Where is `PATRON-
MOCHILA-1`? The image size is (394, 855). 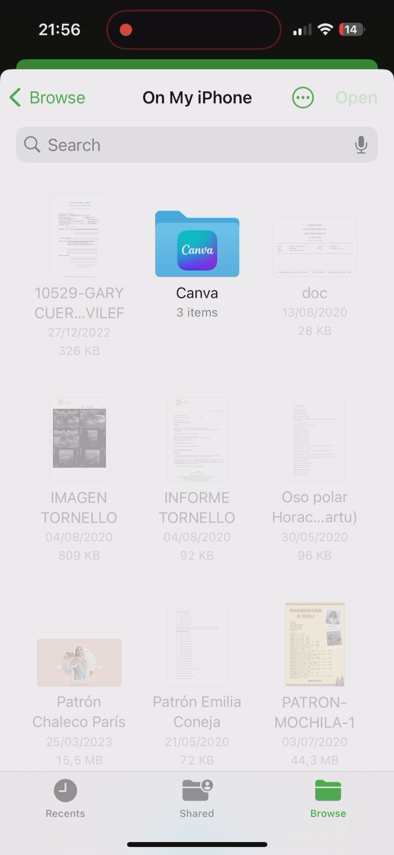
PATRON-
MOCHILA-1 is located at coordinates (316, 679).